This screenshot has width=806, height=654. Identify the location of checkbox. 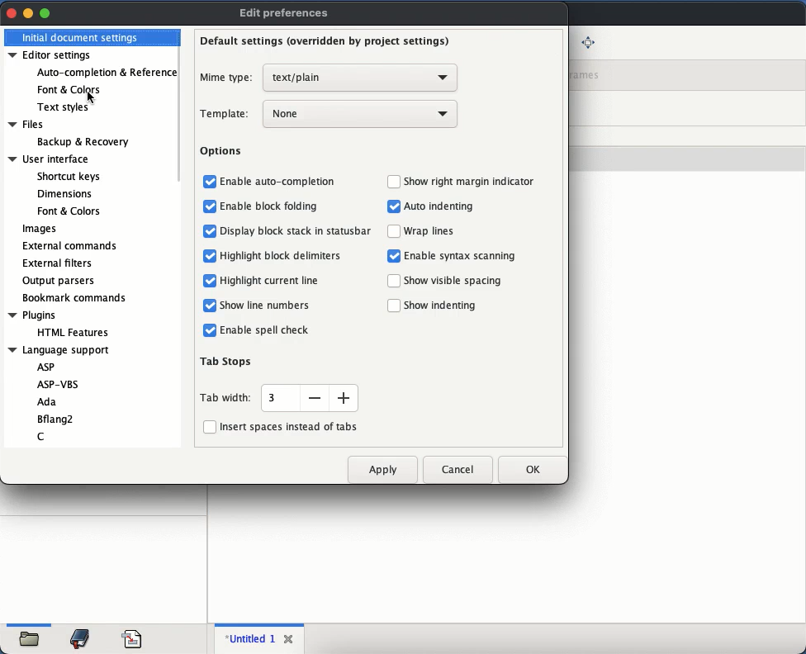
(392, 182).